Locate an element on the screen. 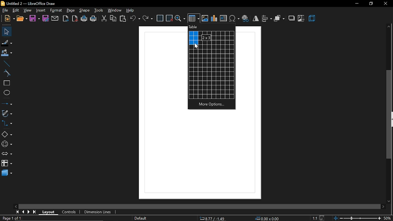 The width and height of the screenshot is (393, 221). cursor is located at coordinates (196, 46).